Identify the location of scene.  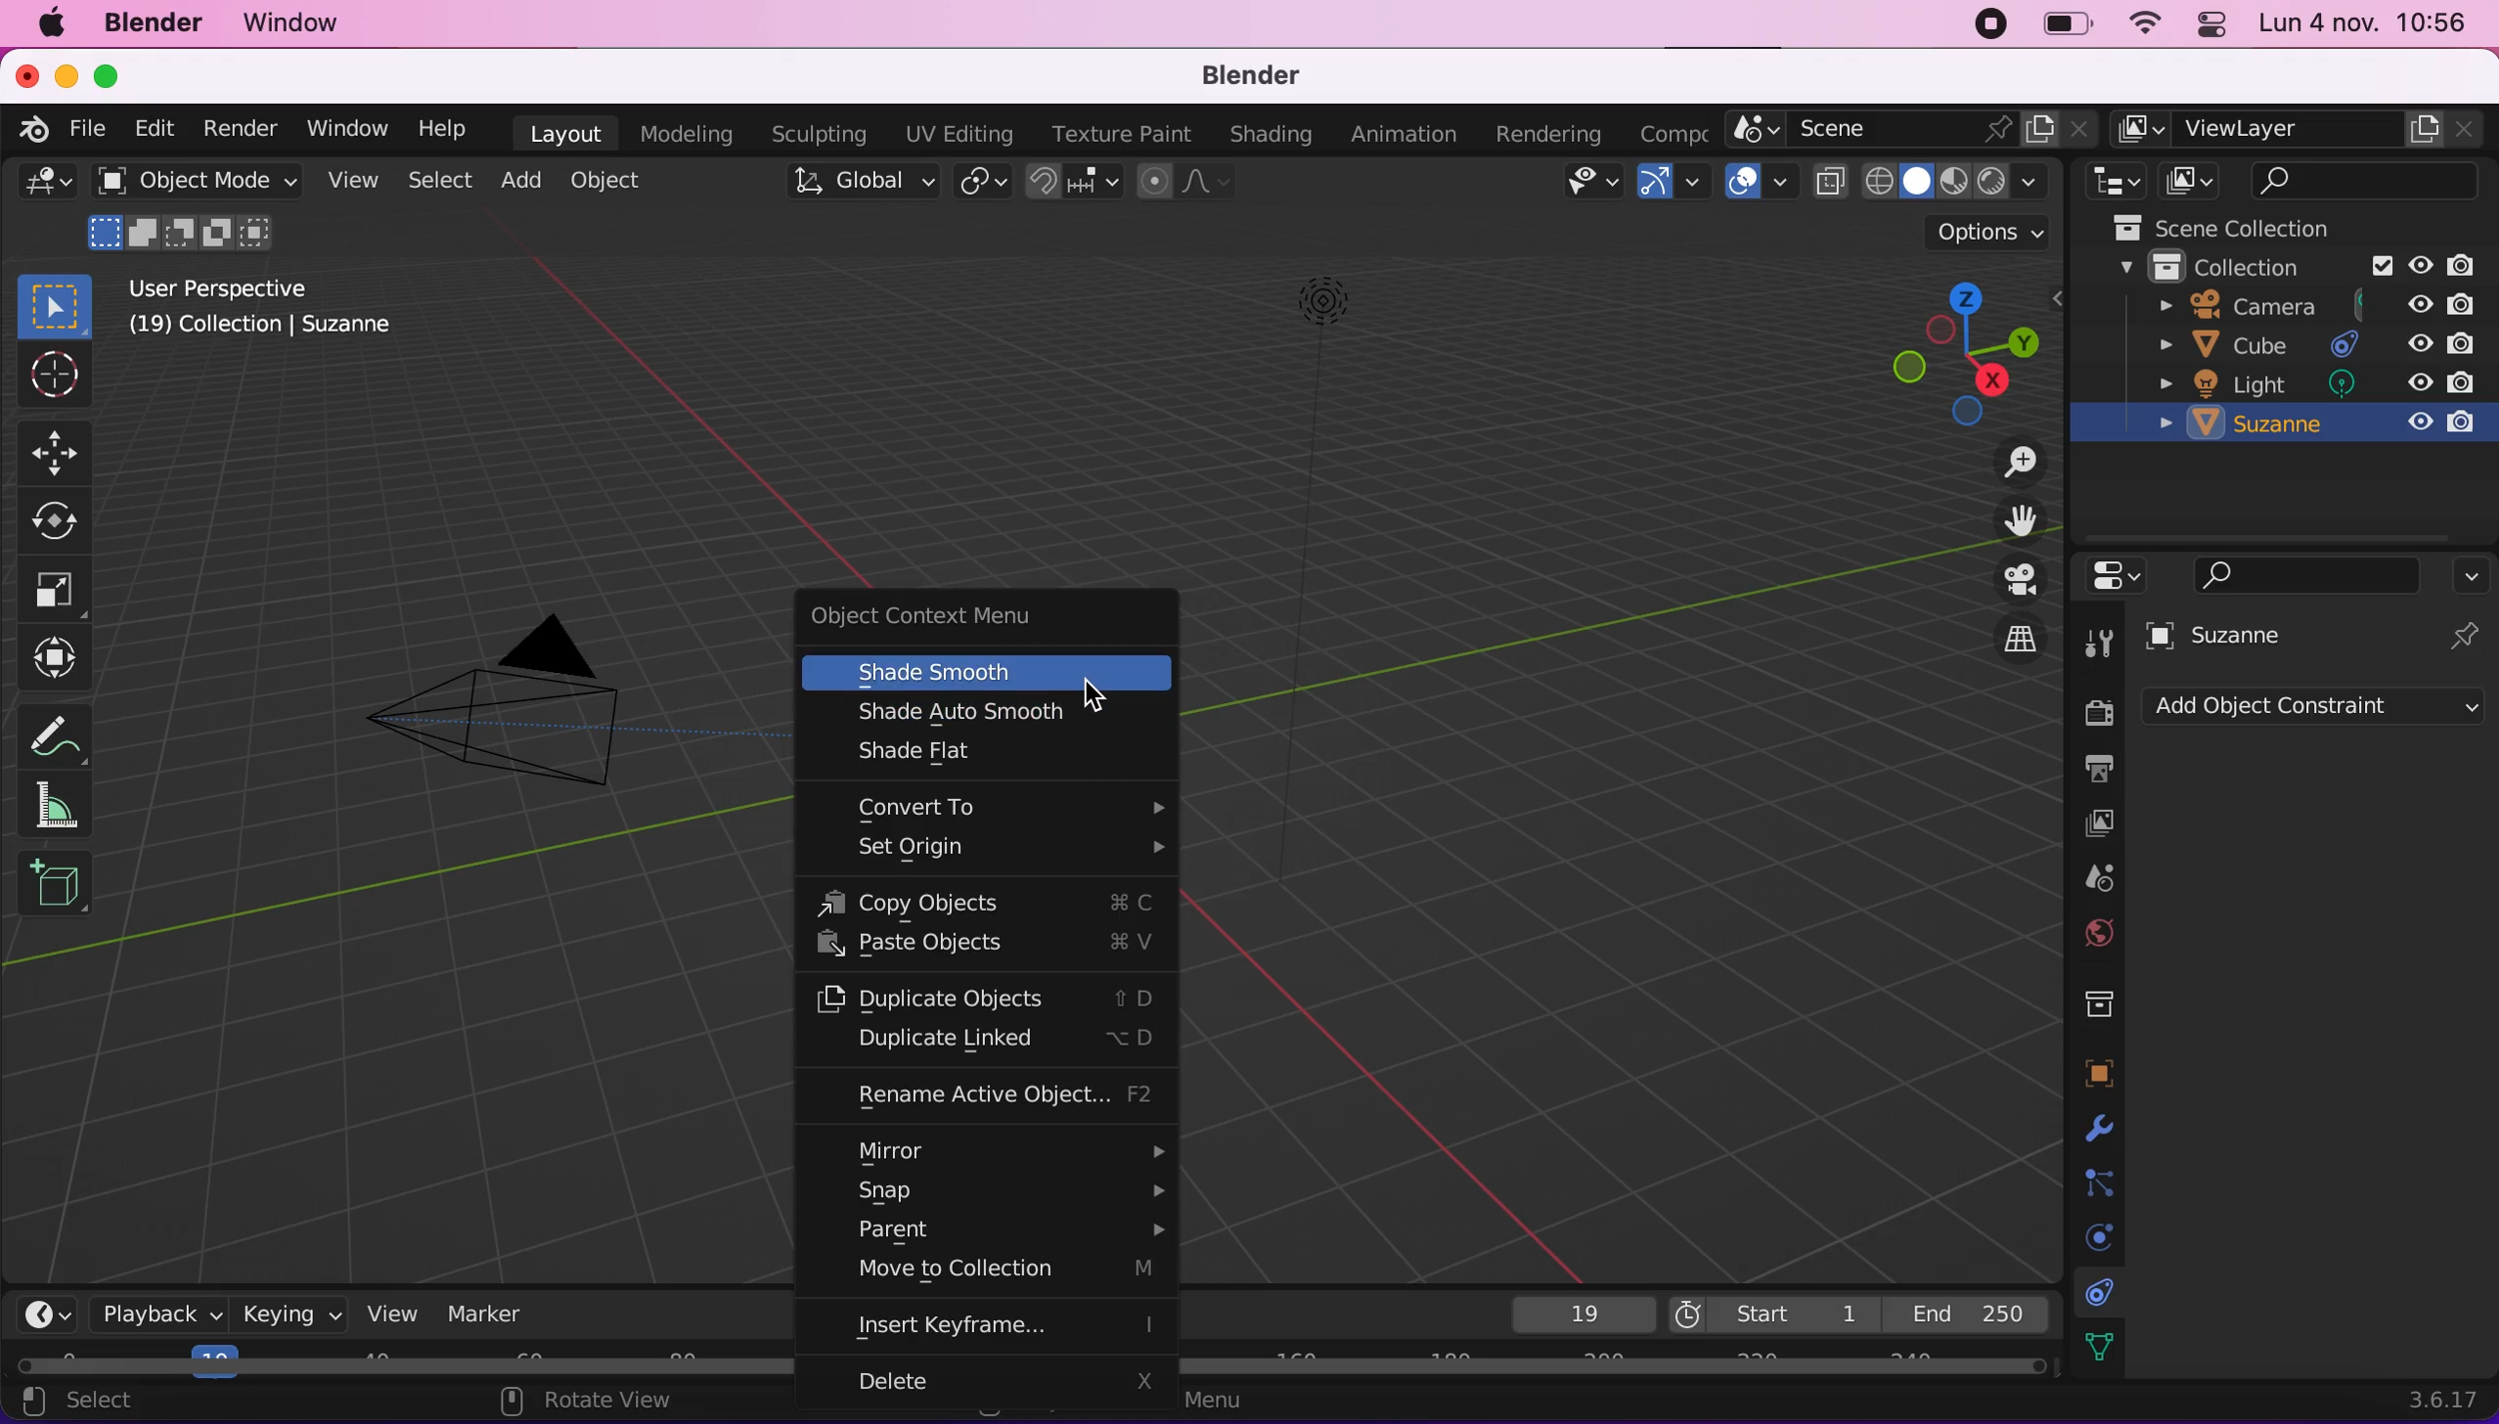
(2094, 874).